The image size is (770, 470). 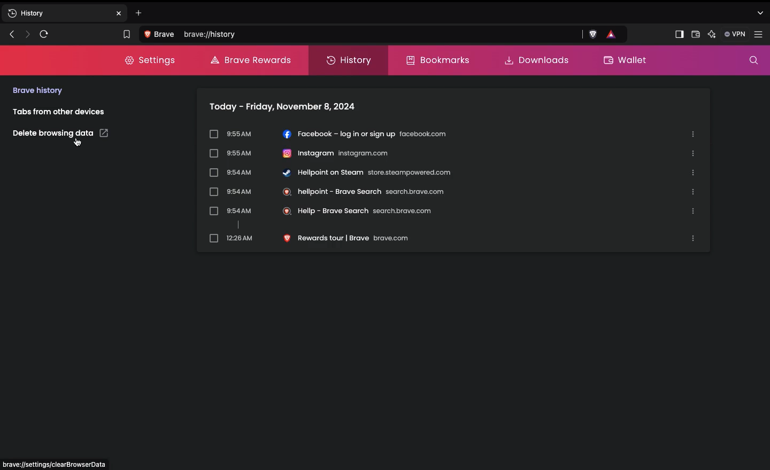 I want to click on Hellpoint-brave search search brave.com, so click(x=449, y=193).